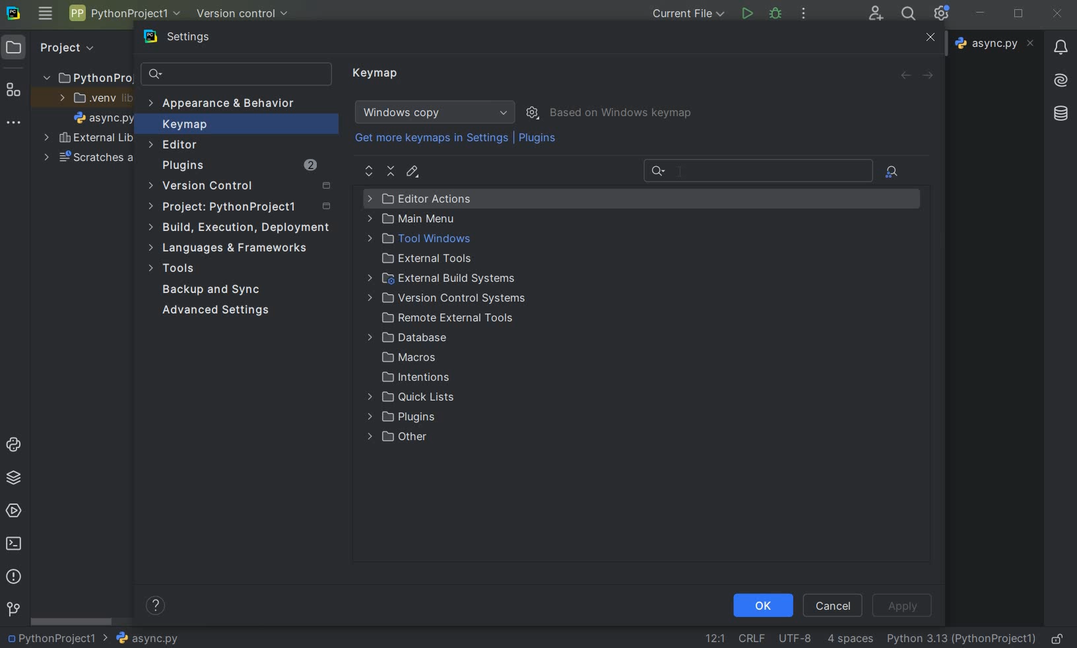 This screenshot has width=1077, height=648. I want to click on external tools, so click(417, 258).